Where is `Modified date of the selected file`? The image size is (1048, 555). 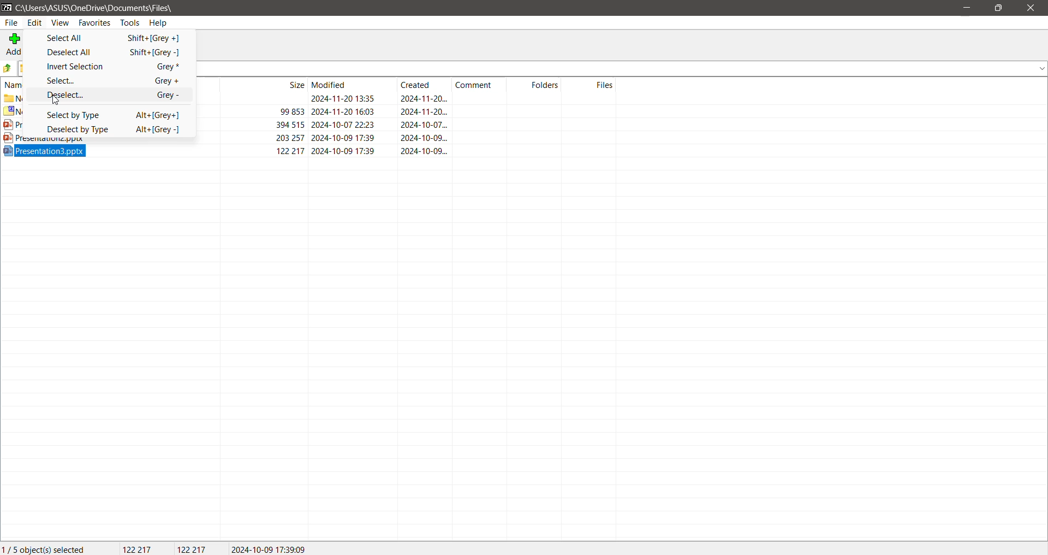
Modified date of the selected file is located at coordinates (274, 548).